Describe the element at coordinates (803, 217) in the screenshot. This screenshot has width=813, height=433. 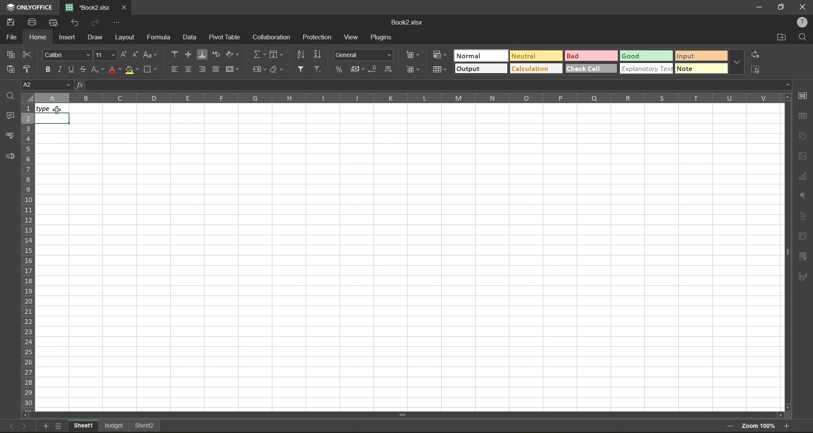
I see `text` at that location.